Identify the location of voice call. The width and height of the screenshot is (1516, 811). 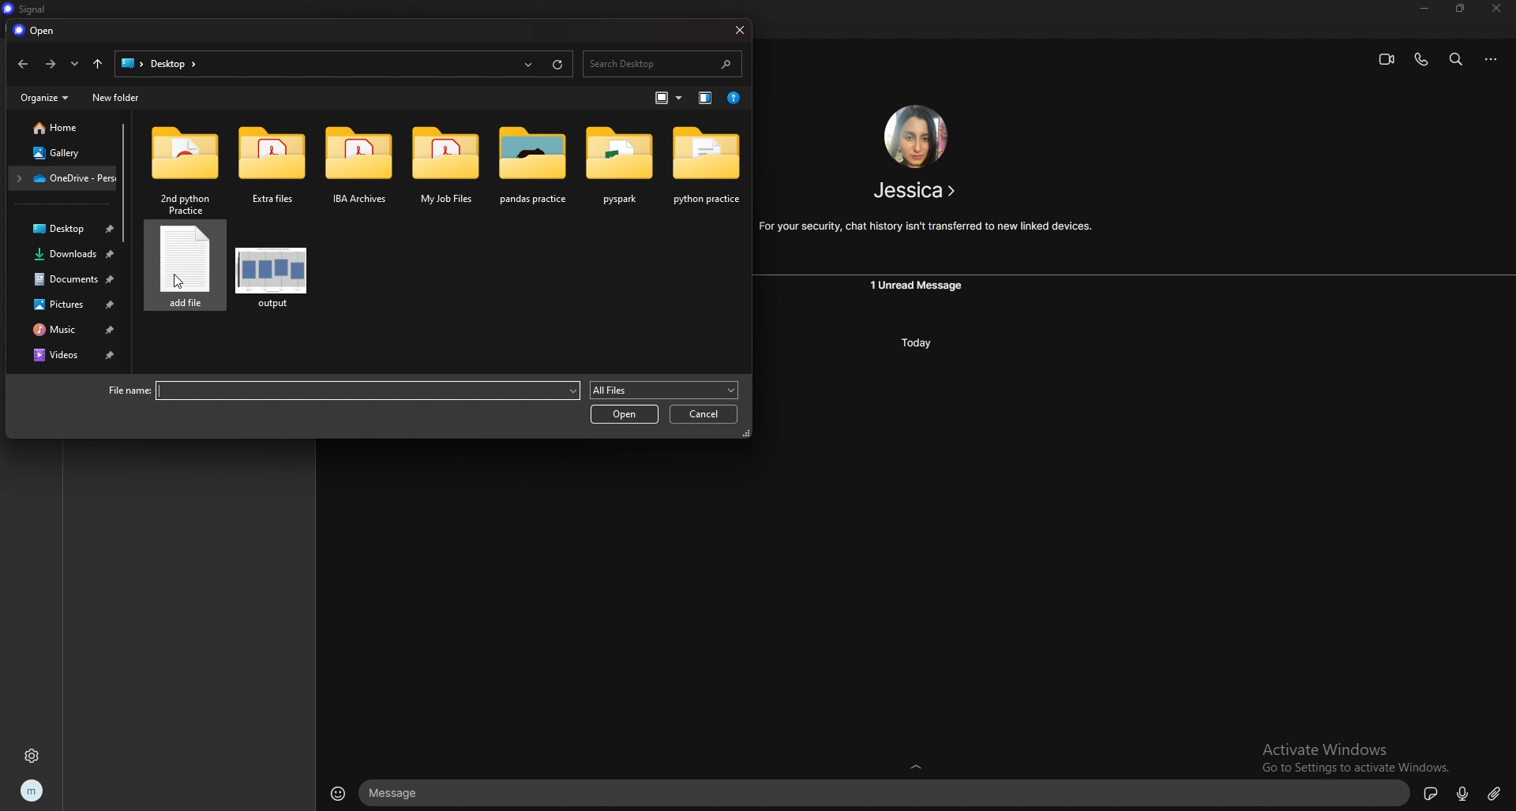
(1421, 59).